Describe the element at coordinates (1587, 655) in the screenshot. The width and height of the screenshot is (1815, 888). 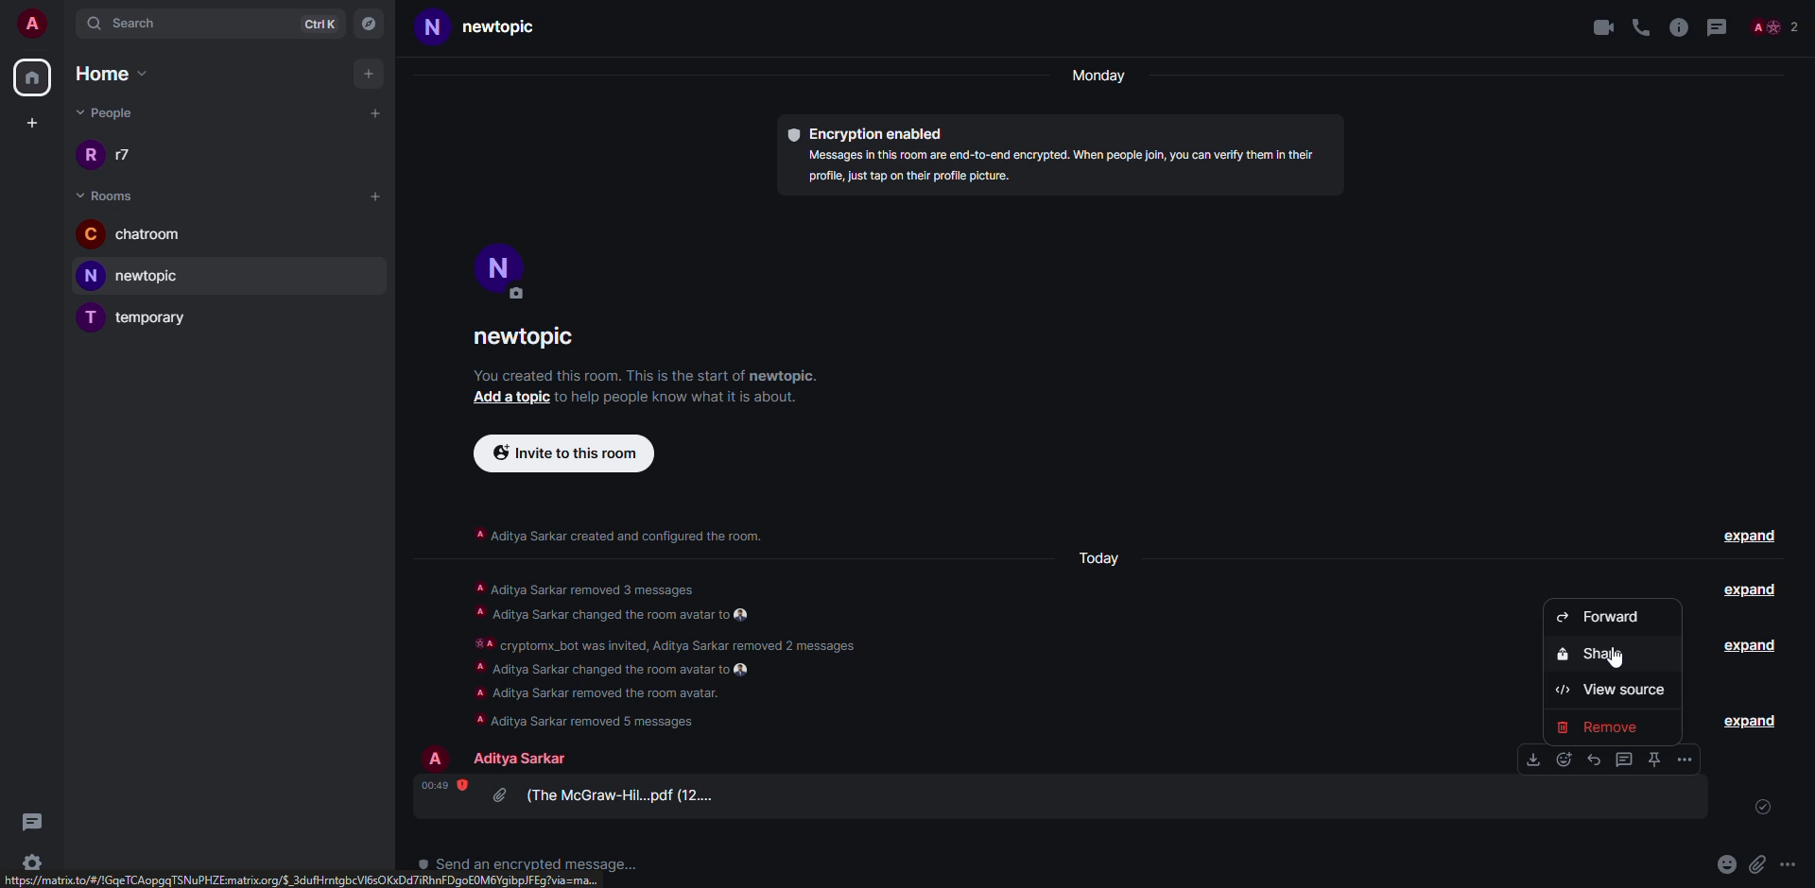
I see `share` at that location.